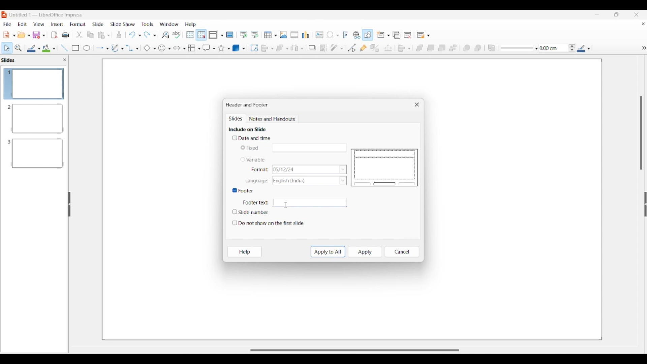 The width and height of the screenshot is (647, 364). What do you see at coordinates (572, 48) in the screenshot?
I see `Increase/Decrease line thickness` at bounding box center [572, 48].